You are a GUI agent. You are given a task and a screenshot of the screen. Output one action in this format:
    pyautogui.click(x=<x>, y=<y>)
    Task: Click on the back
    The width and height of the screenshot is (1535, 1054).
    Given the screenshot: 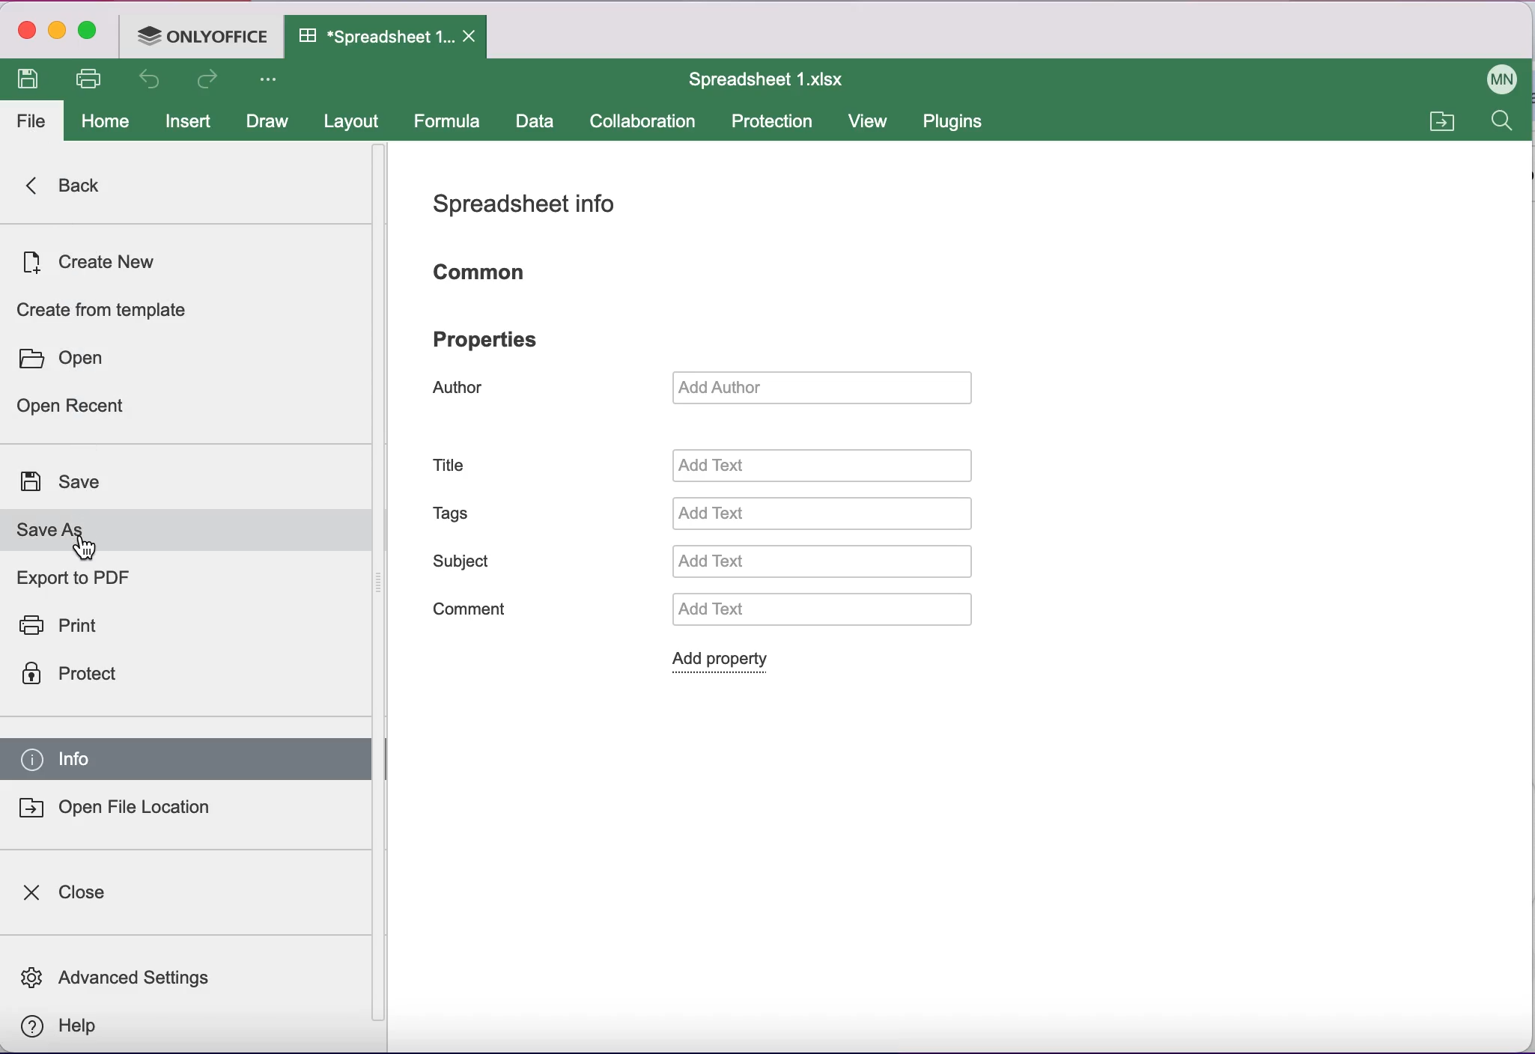 What is the action you would take?
    pyautogui.click(x=73, y=186)
    